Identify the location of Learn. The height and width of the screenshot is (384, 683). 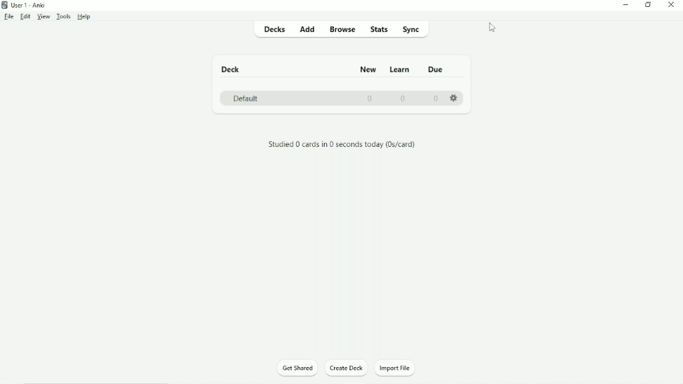
(400, 69).